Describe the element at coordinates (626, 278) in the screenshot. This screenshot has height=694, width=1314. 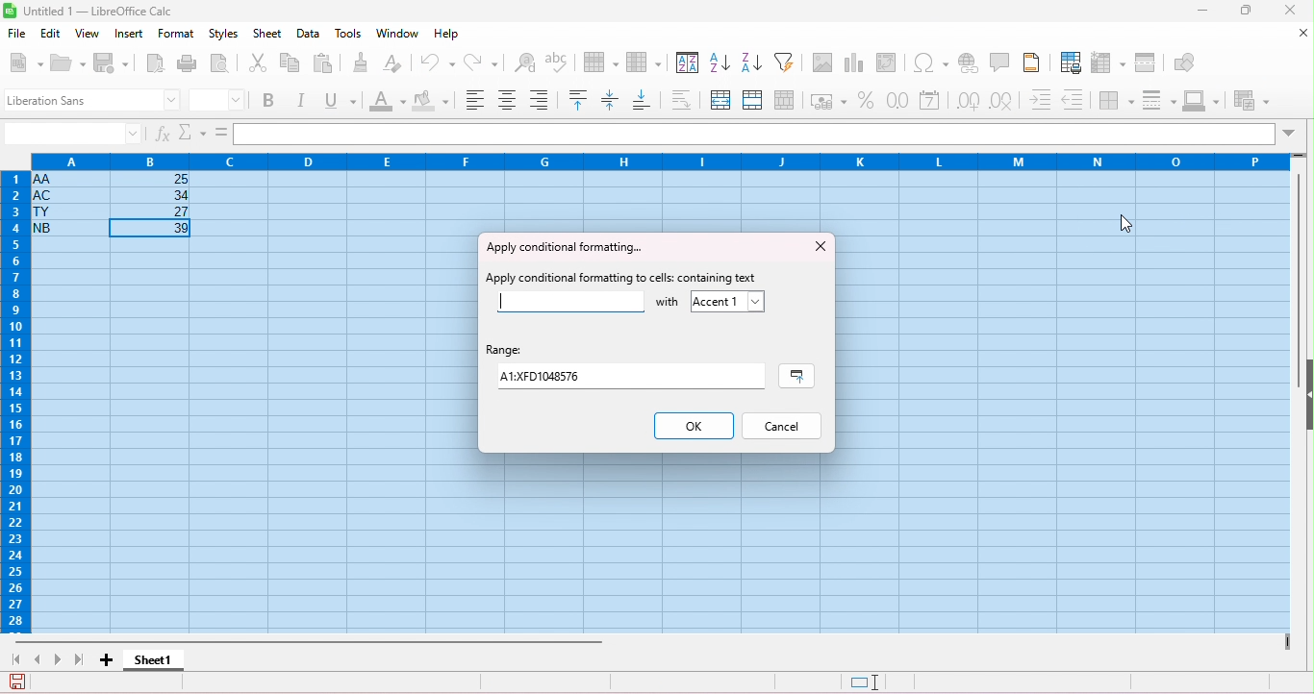
I see `apply conditional formatting to cells containing text` at that location.